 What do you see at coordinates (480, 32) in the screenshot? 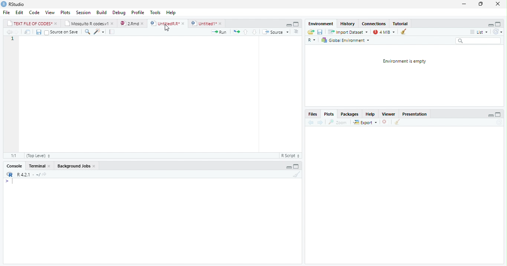
I see `= List` at bounding box center [480, 32].